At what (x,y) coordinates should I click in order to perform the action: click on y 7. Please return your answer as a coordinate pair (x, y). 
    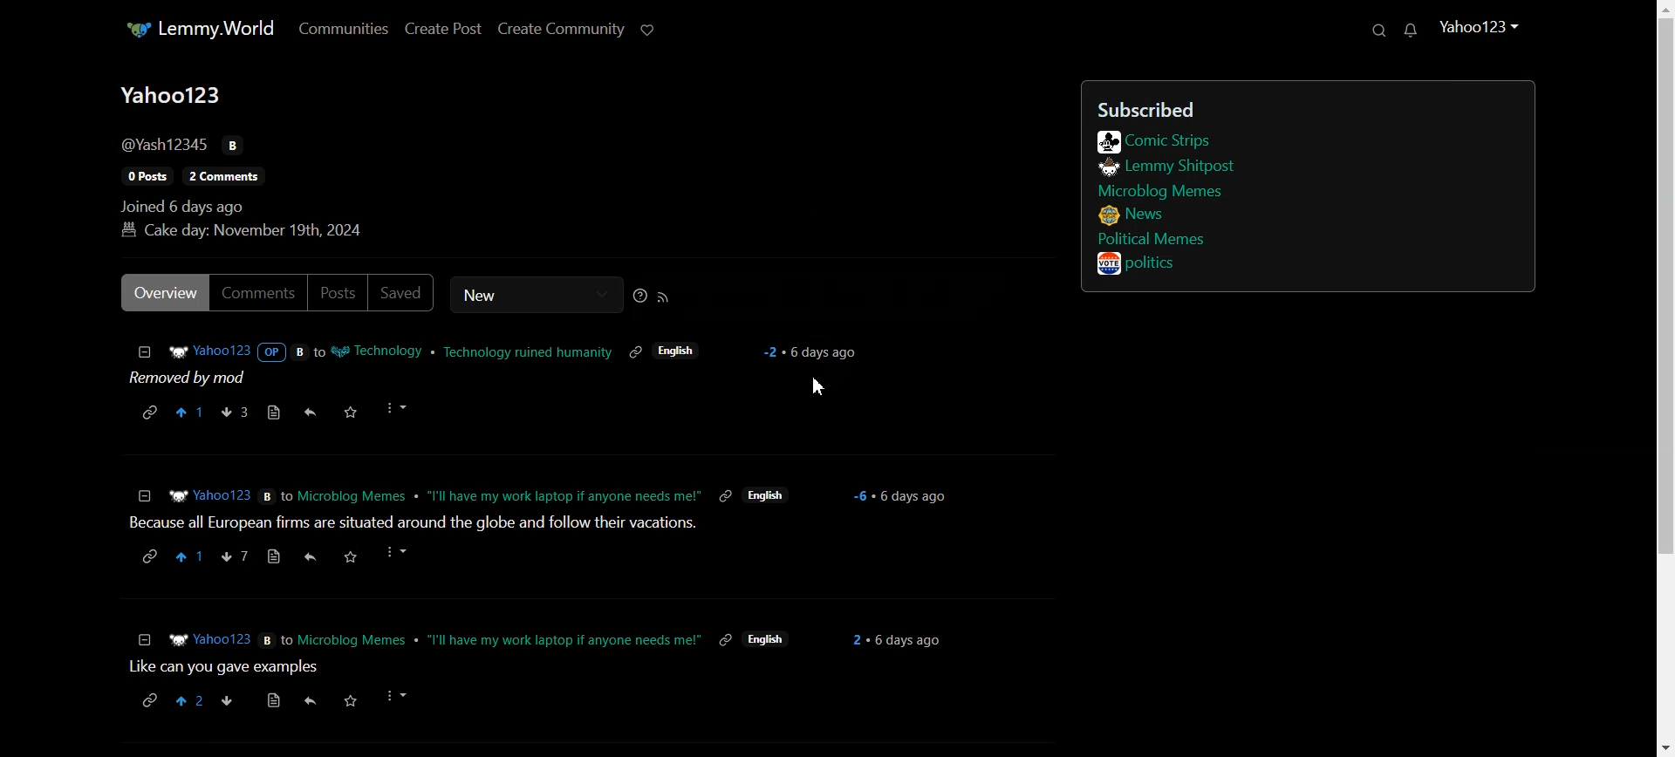
    Looking at the image, I should click on (236, 557).